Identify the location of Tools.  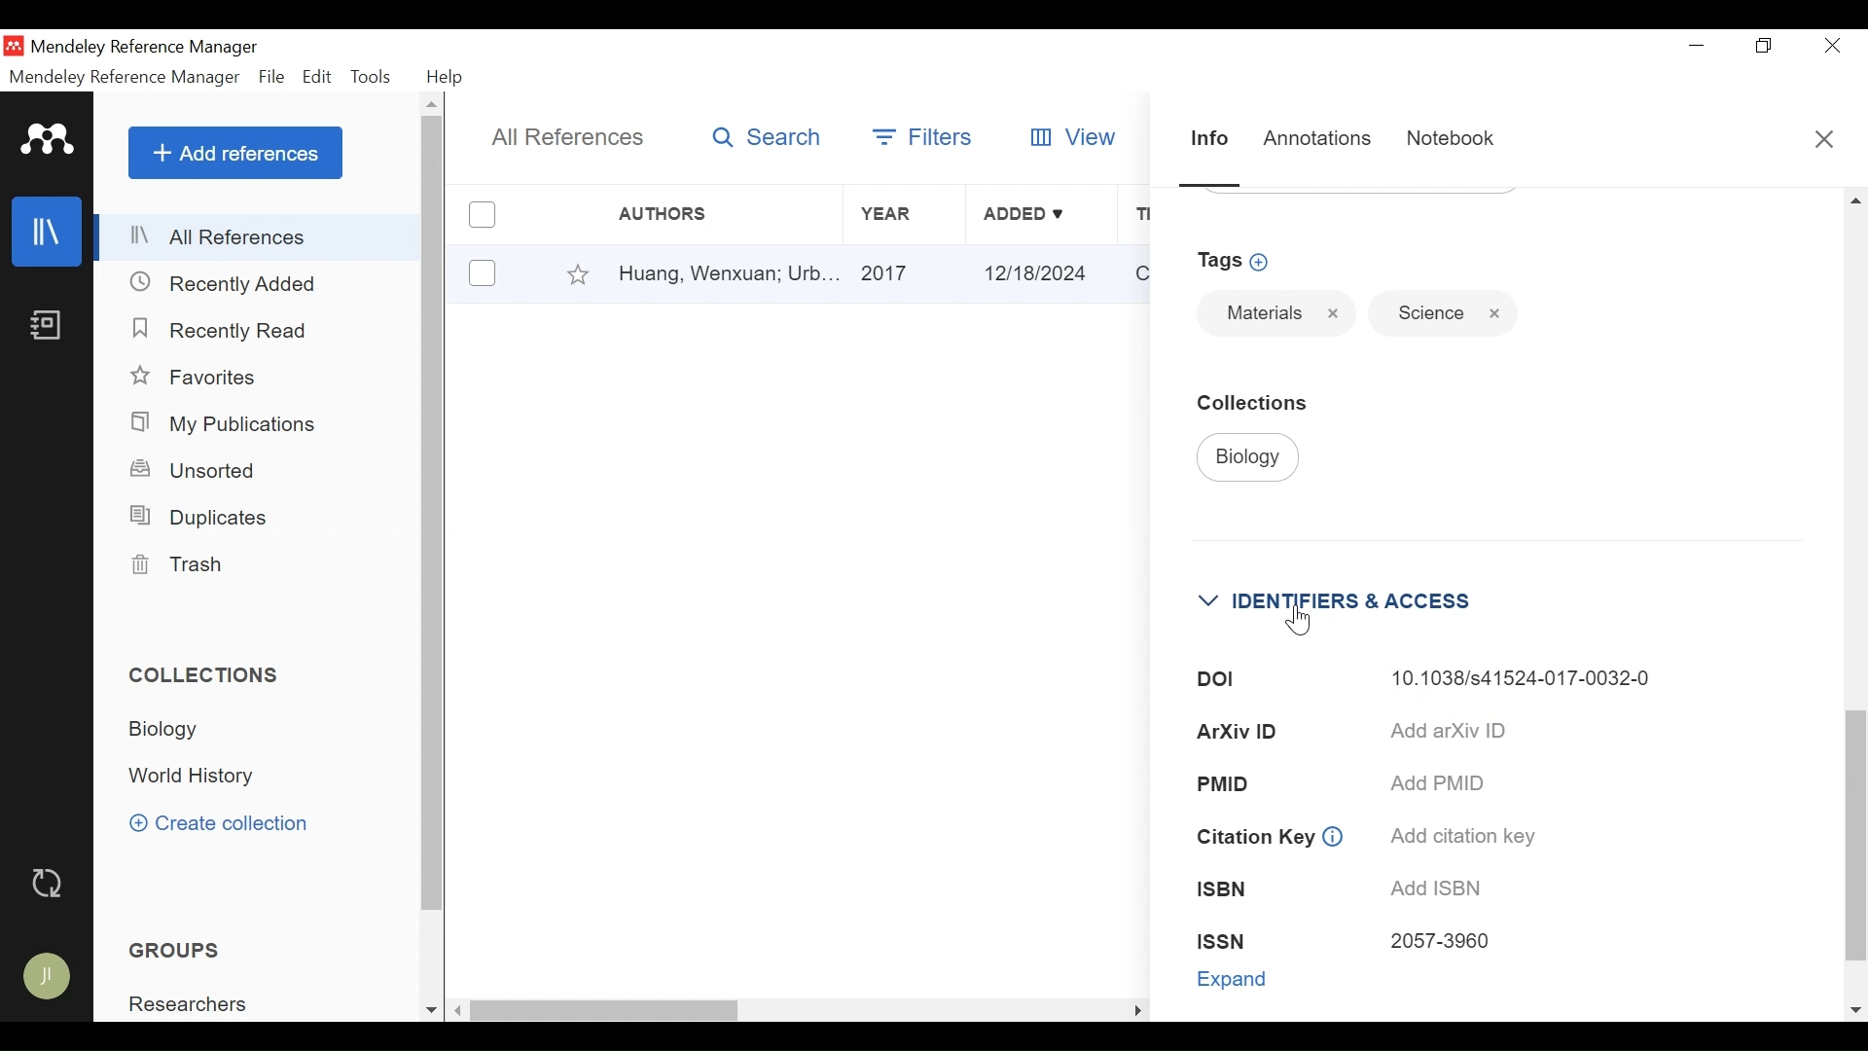
(373, 77).